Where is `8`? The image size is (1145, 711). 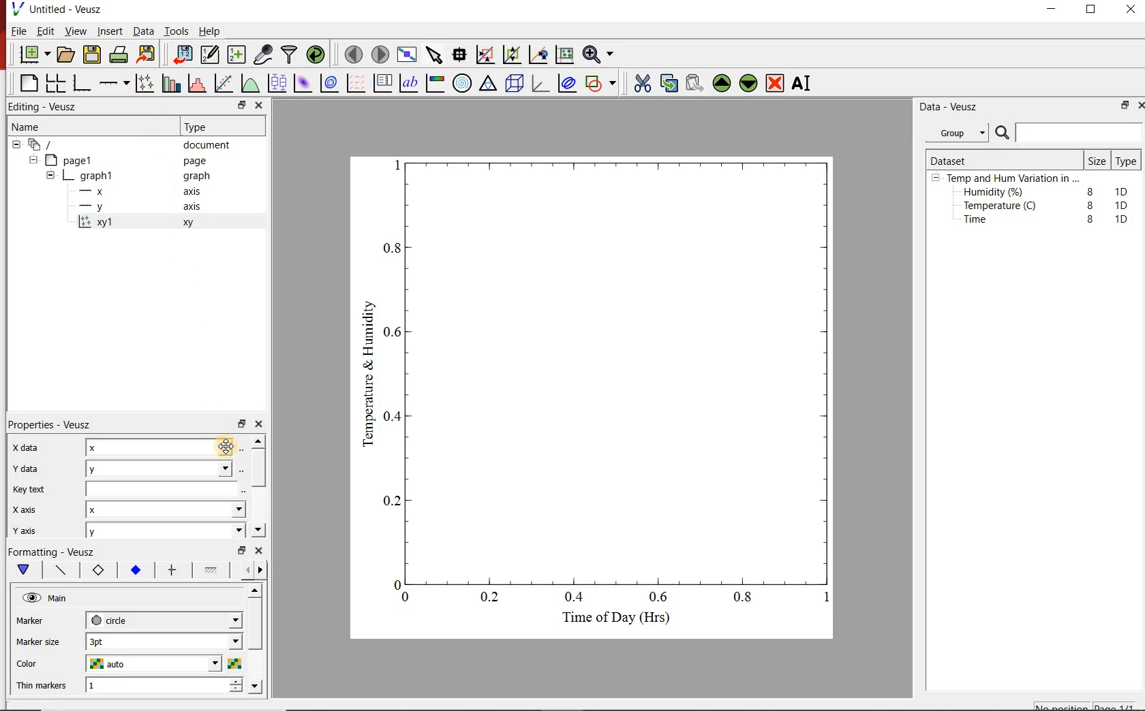 8 is located at coordinates (1088, 189).